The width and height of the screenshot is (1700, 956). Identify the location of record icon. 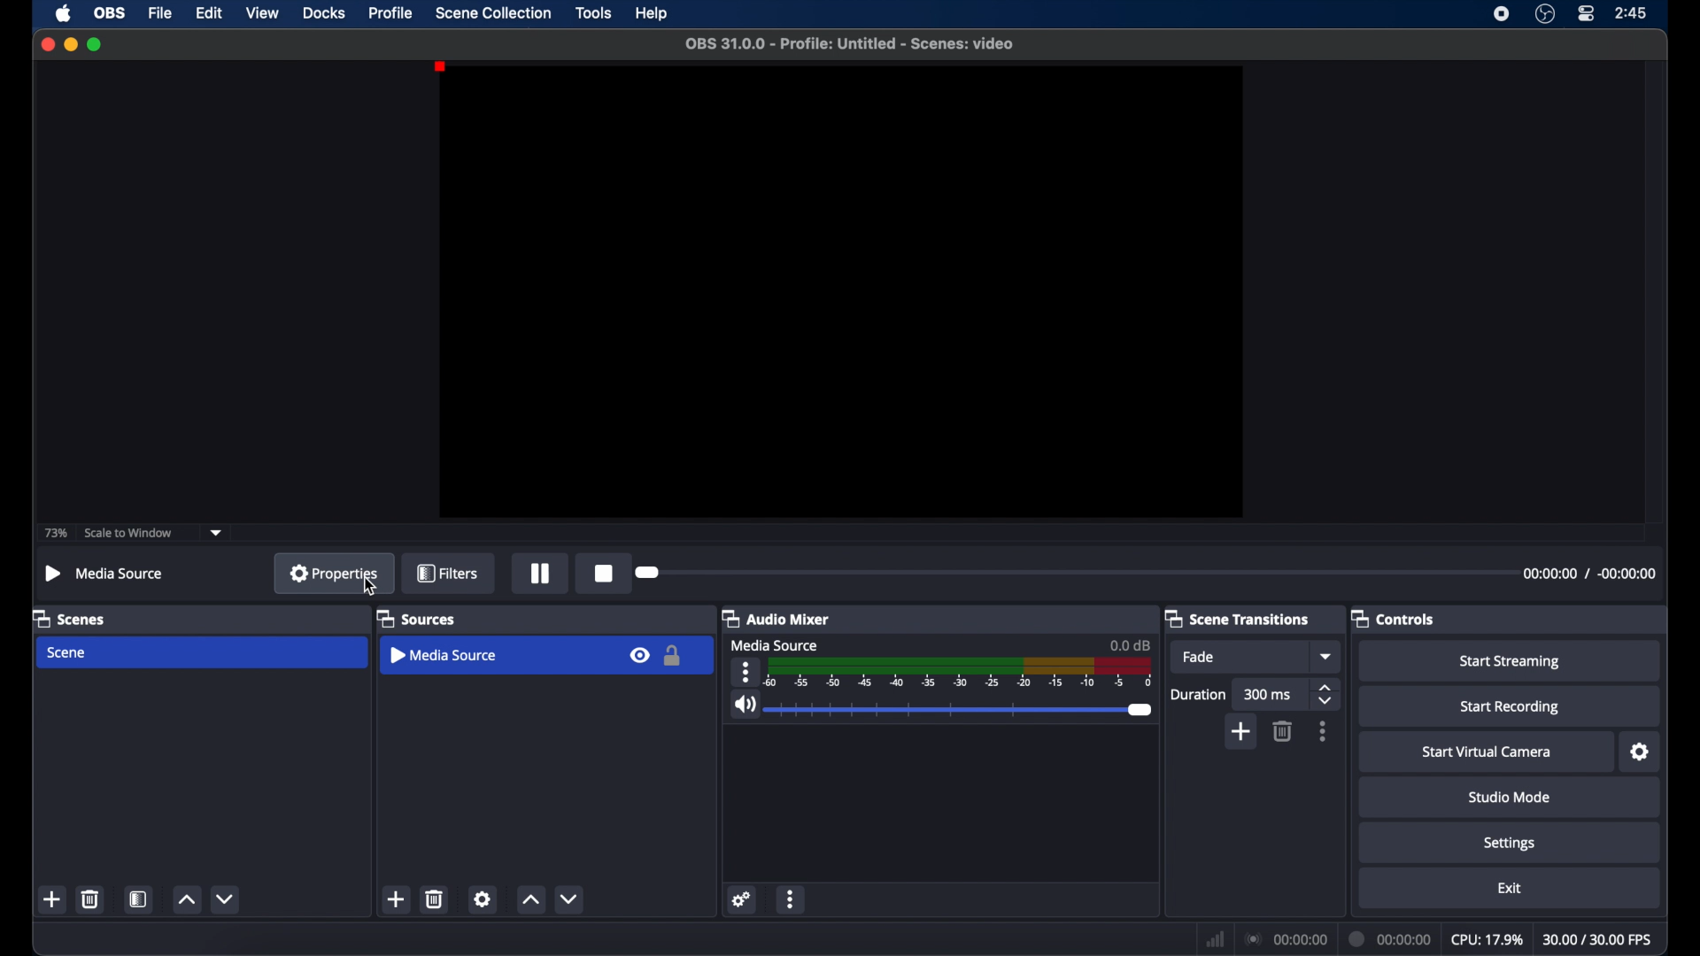
(606, 573).